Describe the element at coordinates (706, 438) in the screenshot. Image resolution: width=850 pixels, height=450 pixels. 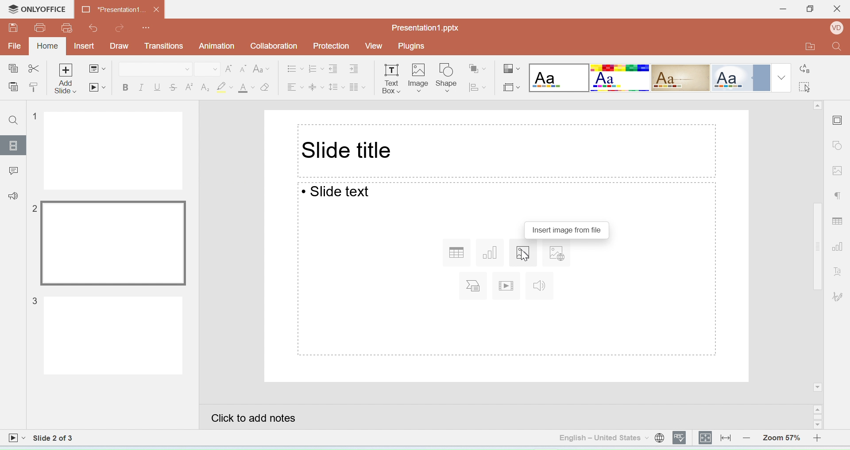
I see `Fit to slide` at that location.